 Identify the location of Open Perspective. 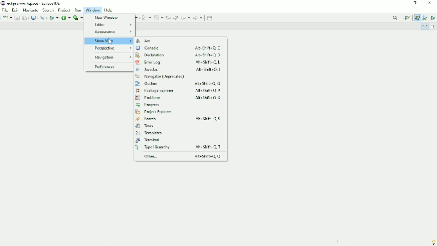
(407, 18).